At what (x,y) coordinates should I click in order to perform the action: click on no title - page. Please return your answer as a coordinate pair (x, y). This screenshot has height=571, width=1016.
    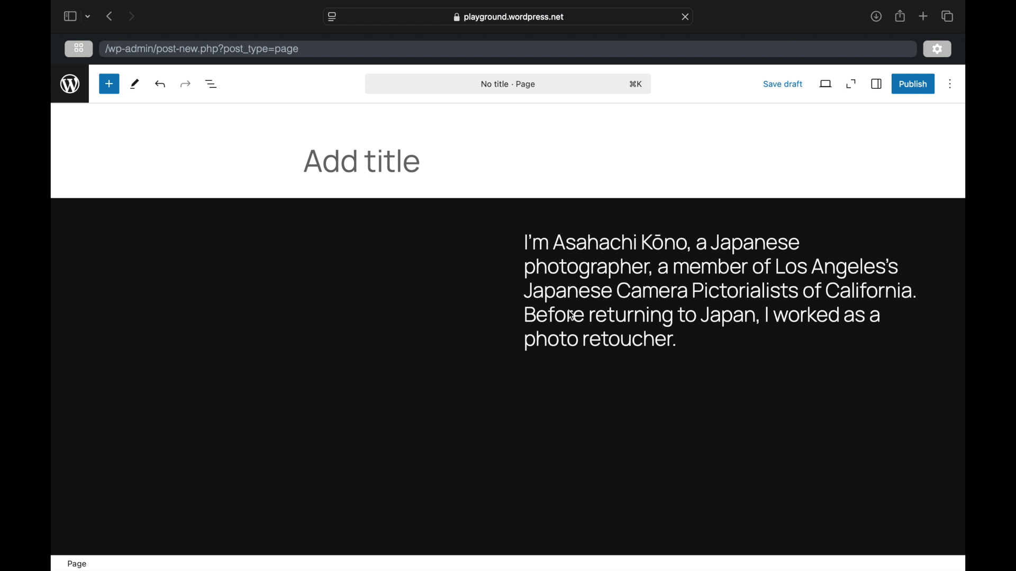
    Looking at the image, I should click on (509, 85).